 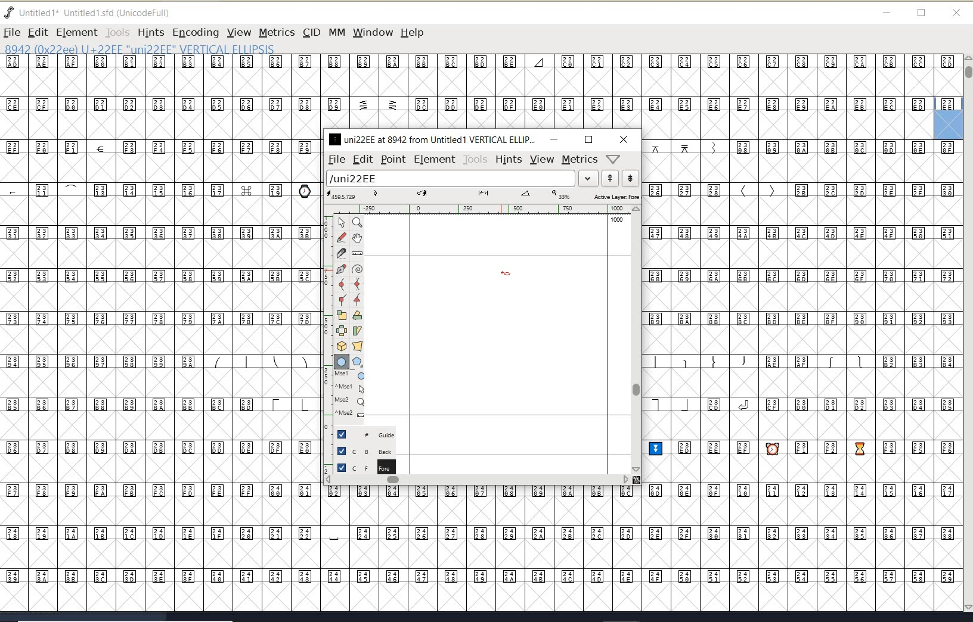 I want to click on ruler, so click(x=478, y=210).